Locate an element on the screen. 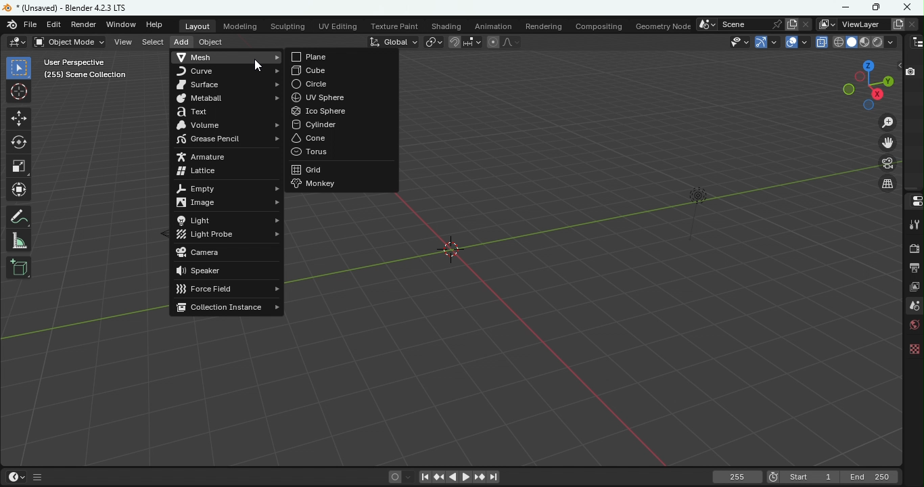 The height and width of the screenshot is (487, 924). Geometry node is located at coordinates (662, 25).